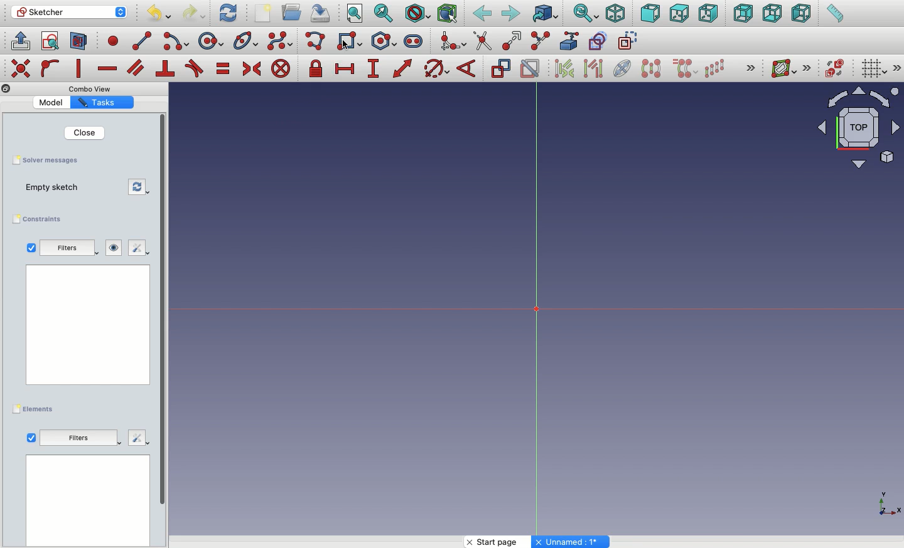  I want to click on Checkbox, so click(31, 438).